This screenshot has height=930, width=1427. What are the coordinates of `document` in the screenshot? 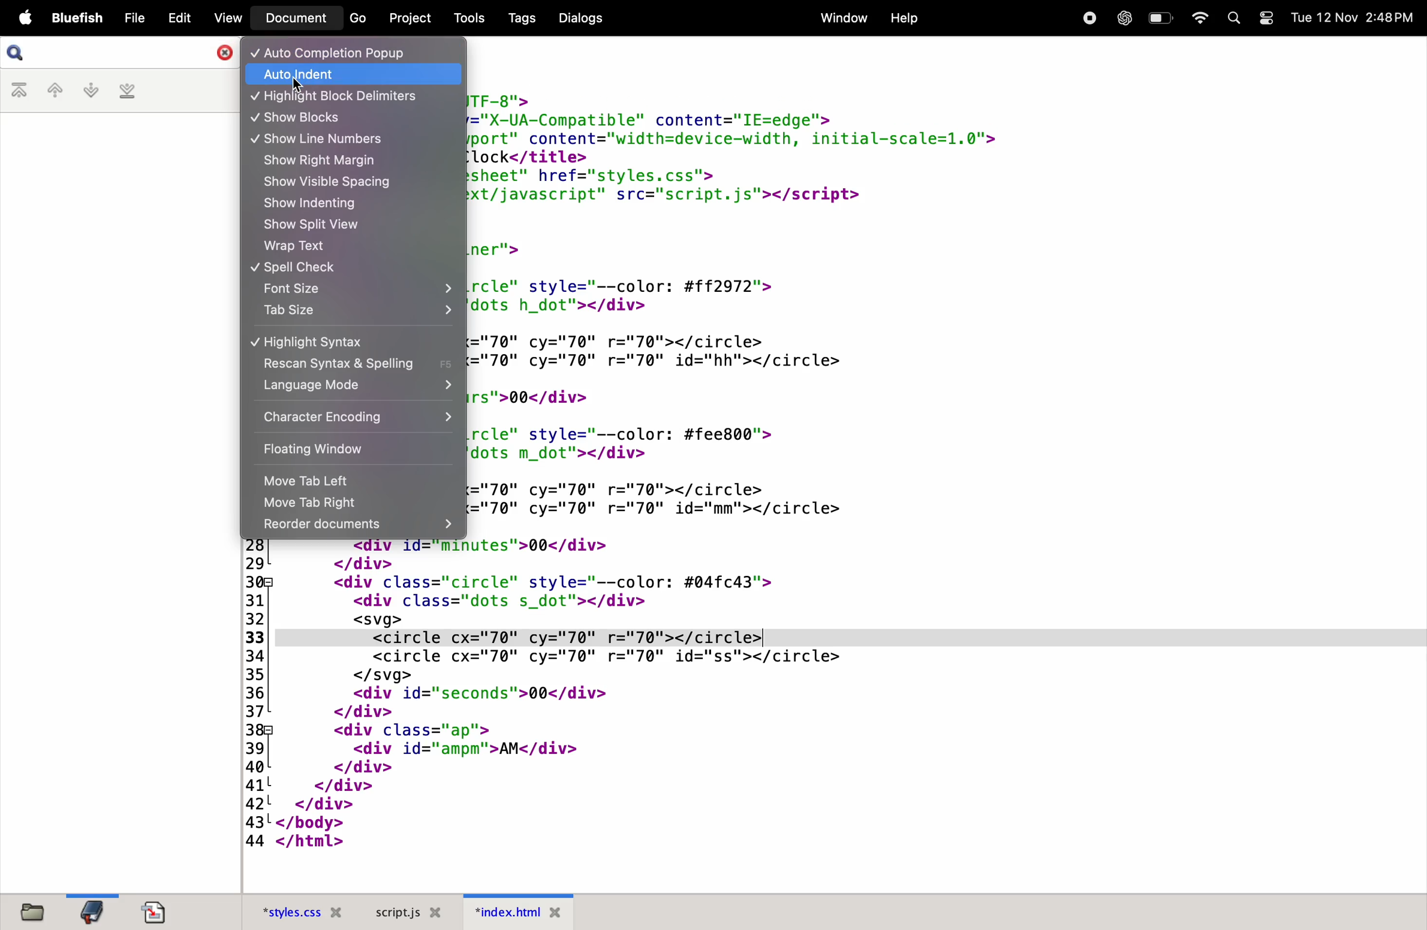 It's located at (292, 19).